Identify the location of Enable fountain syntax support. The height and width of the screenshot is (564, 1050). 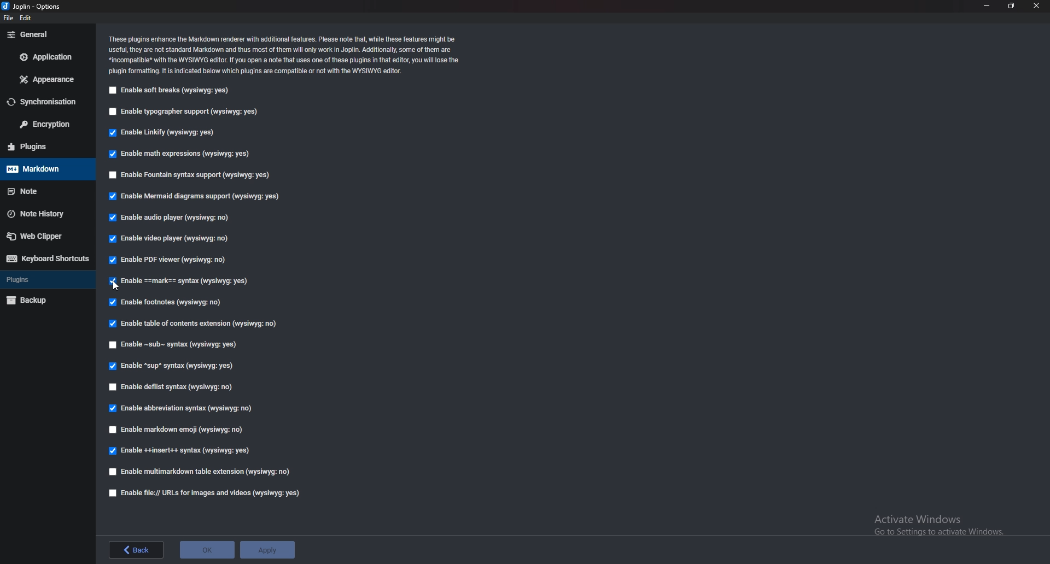
(192, 175).